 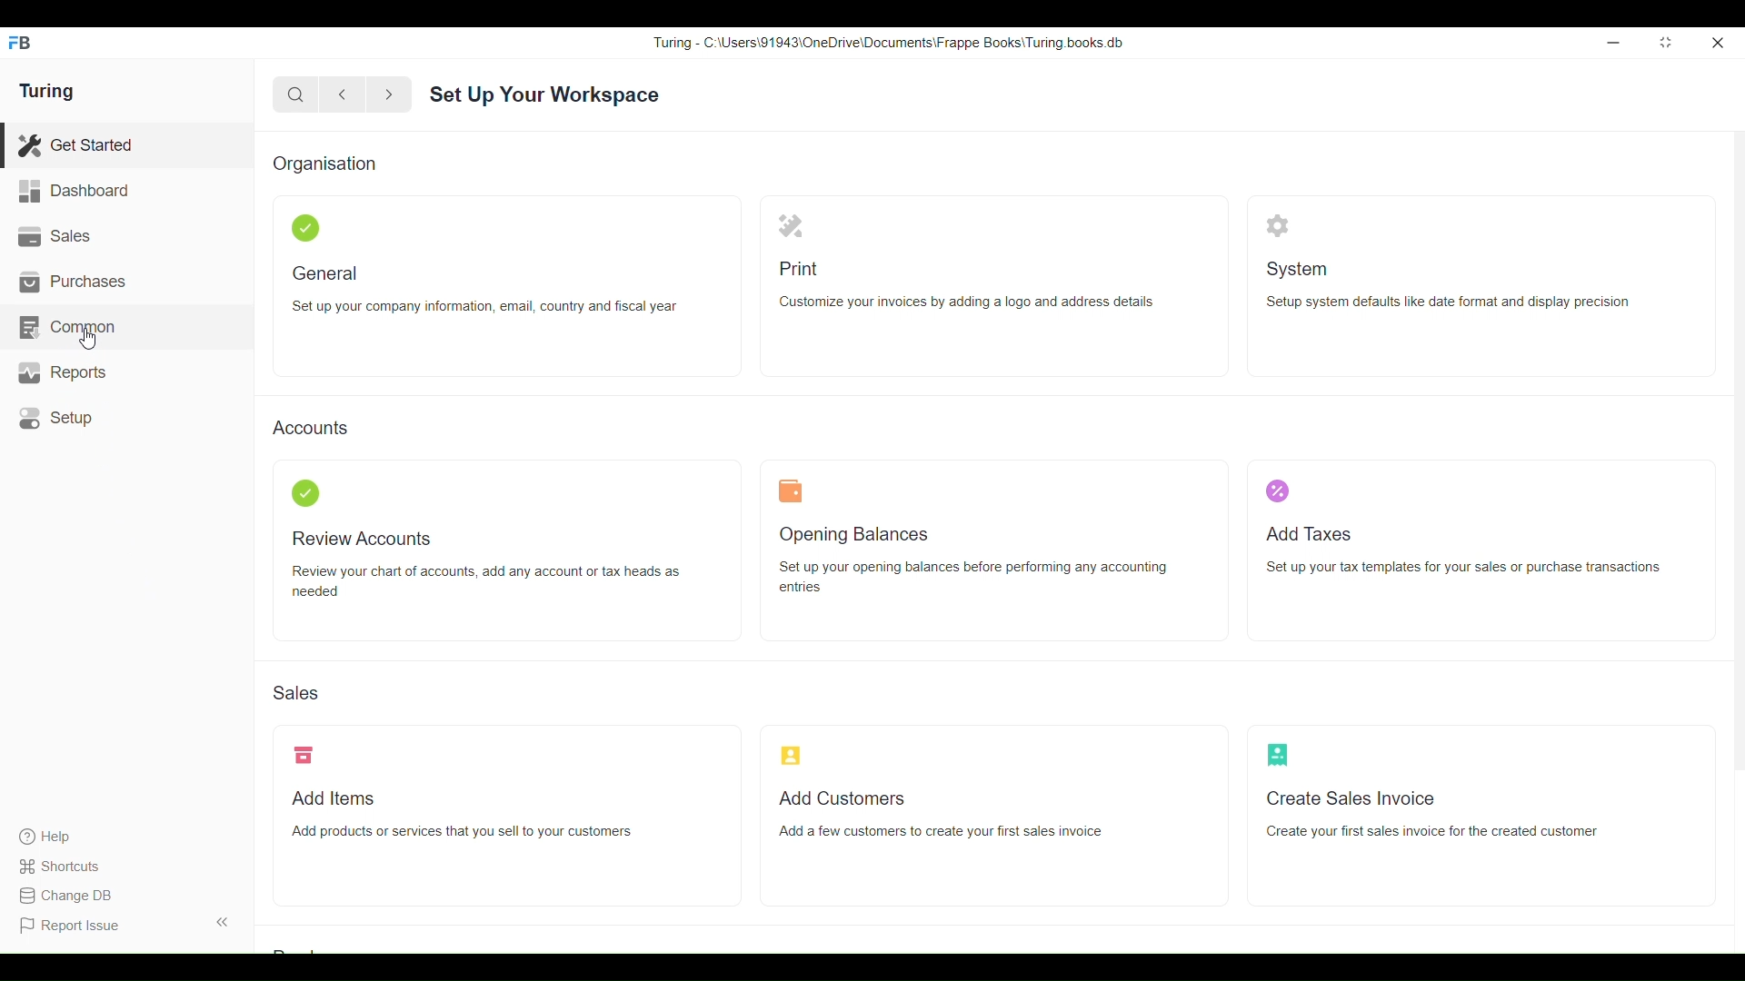 I want to click on Add Customers Add a few customers to create your first sales invoice, so click(x=942, y=815).